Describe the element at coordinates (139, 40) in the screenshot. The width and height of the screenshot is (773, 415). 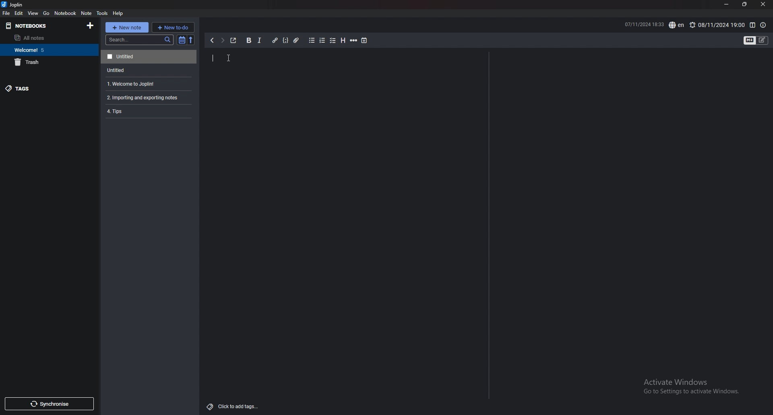
I see `search bar` at that location.